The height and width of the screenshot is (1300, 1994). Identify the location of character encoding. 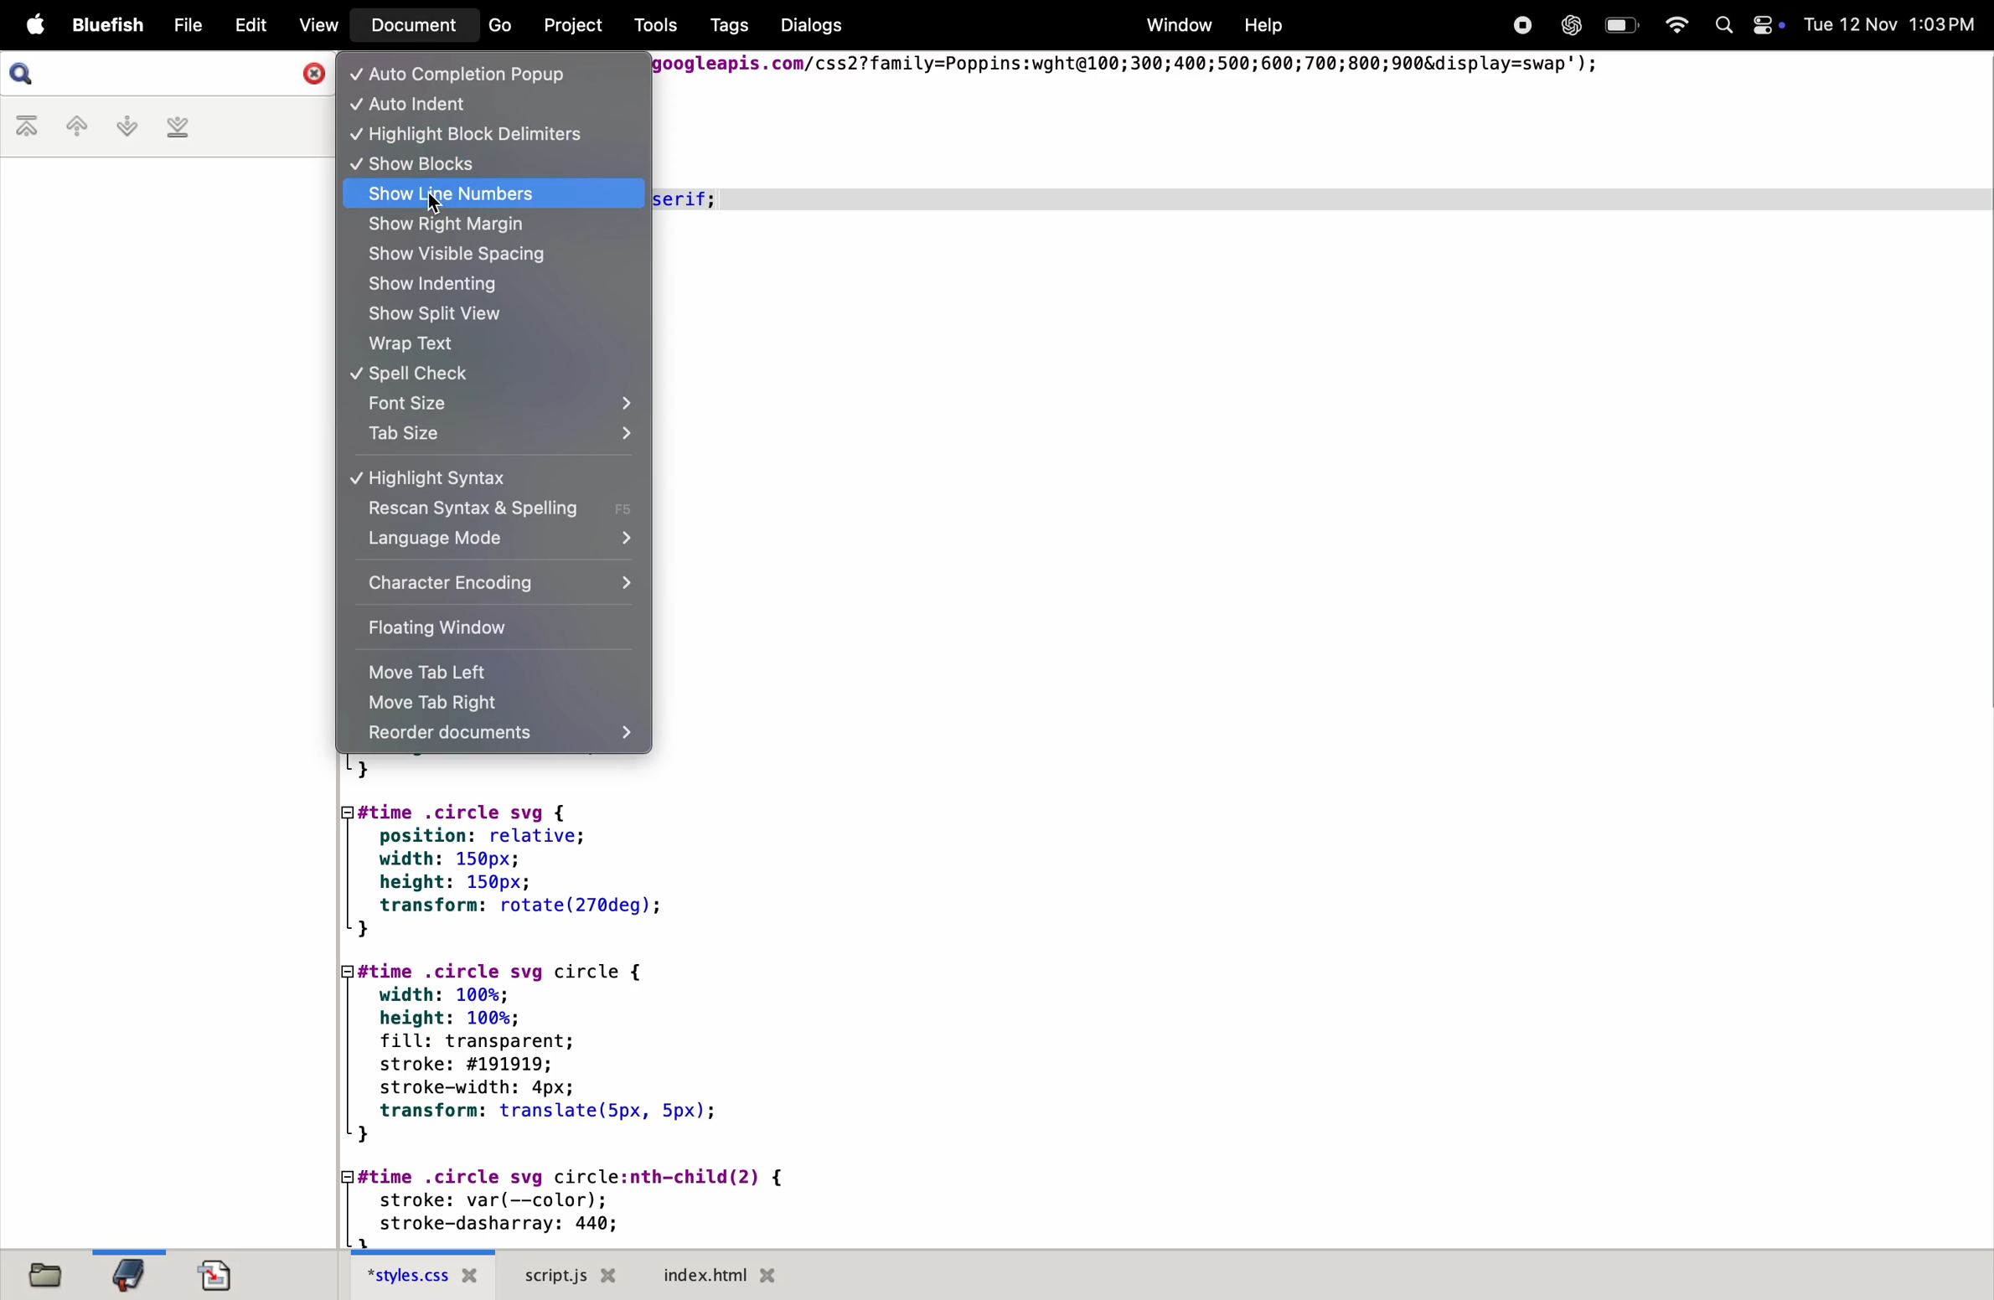
(494, 580).